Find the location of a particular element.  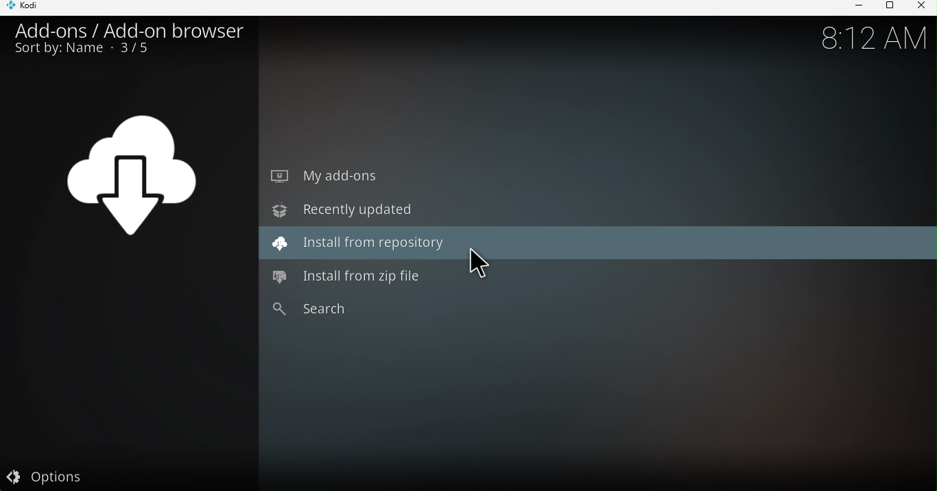

Search  is located at coordinates (594, 307).